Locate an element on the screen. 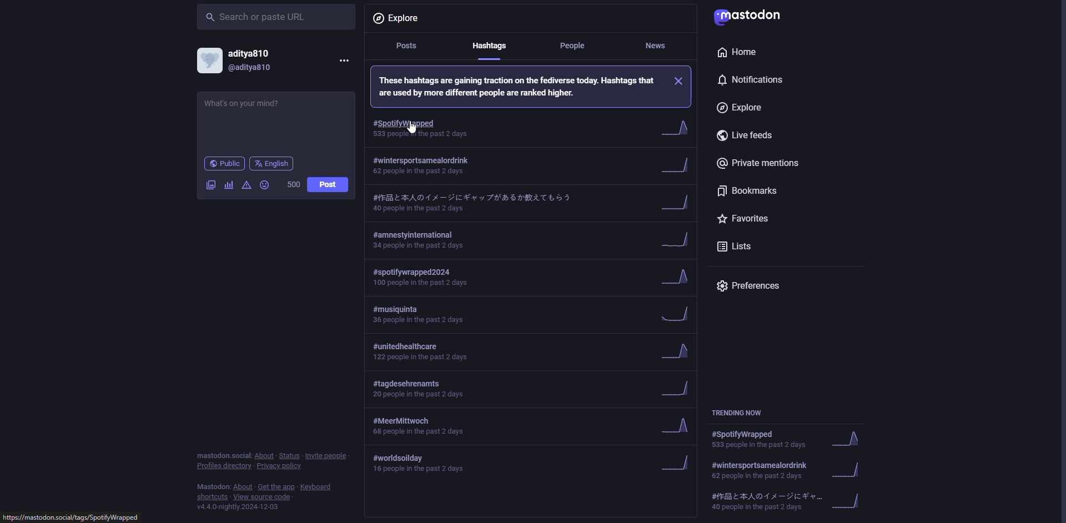 Image resolution: width=1066 pixels, height=523 pixels. hashtag is located at coordinates (438, 128).